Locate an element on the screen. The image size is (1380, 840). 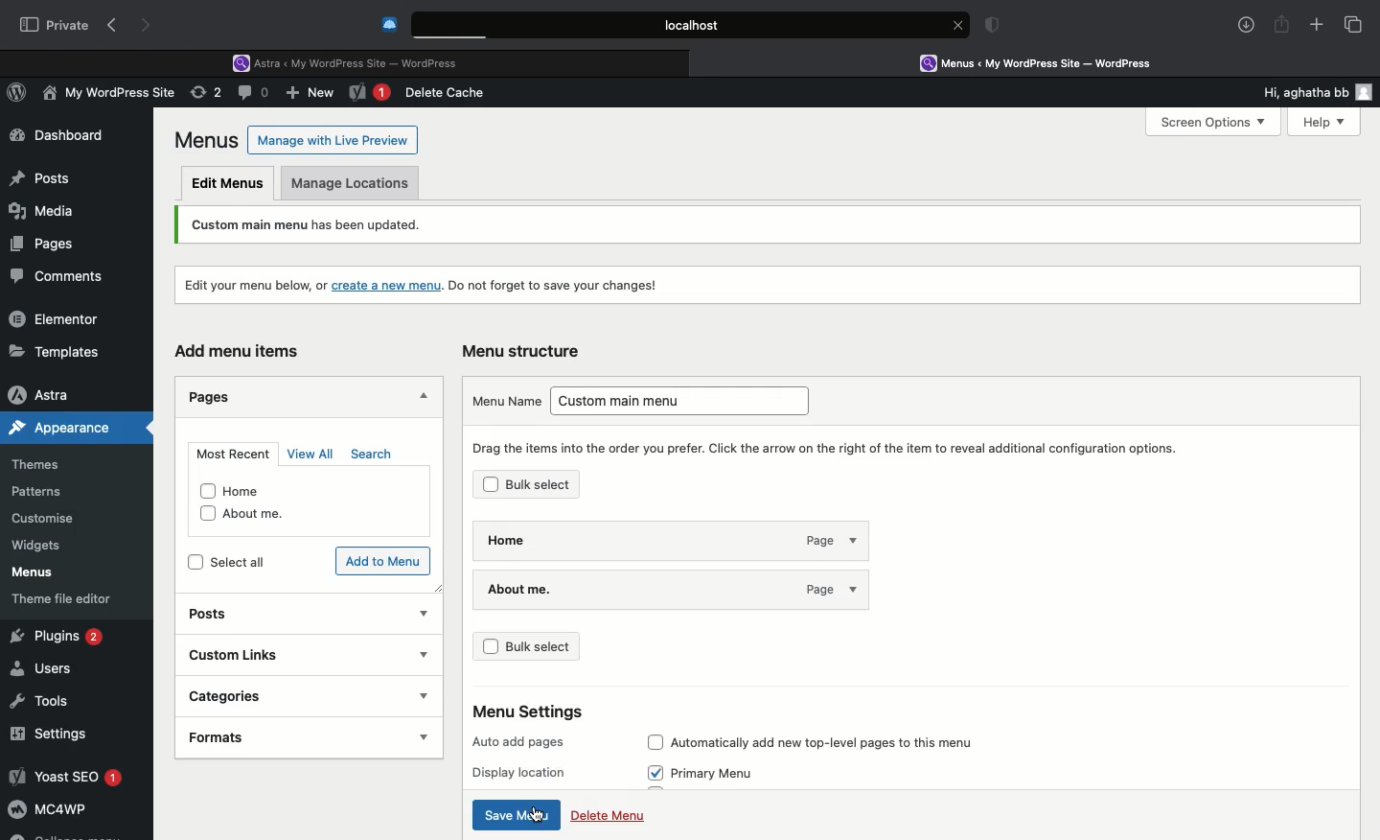
Formats is located at coordinates (256, 738).